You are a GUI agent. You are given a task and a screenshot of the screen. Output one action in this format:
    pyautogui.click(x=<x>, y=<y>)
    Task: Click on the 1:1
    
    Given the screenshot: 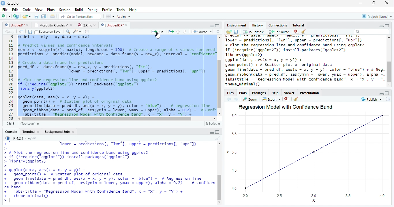 What is the action you would take?
    pyautogui.click(x=9, y=124)
    